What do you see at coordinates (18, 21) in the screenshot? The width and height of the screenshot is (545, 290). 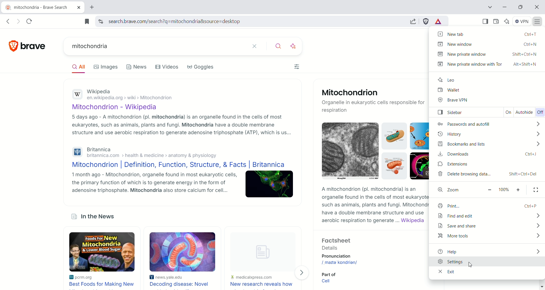 I see `go forward` at bounding box center [18, 21].